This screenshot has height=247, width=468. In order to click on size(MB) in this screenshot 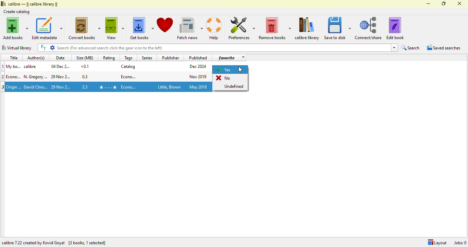, I will do `click(84, 57)`.